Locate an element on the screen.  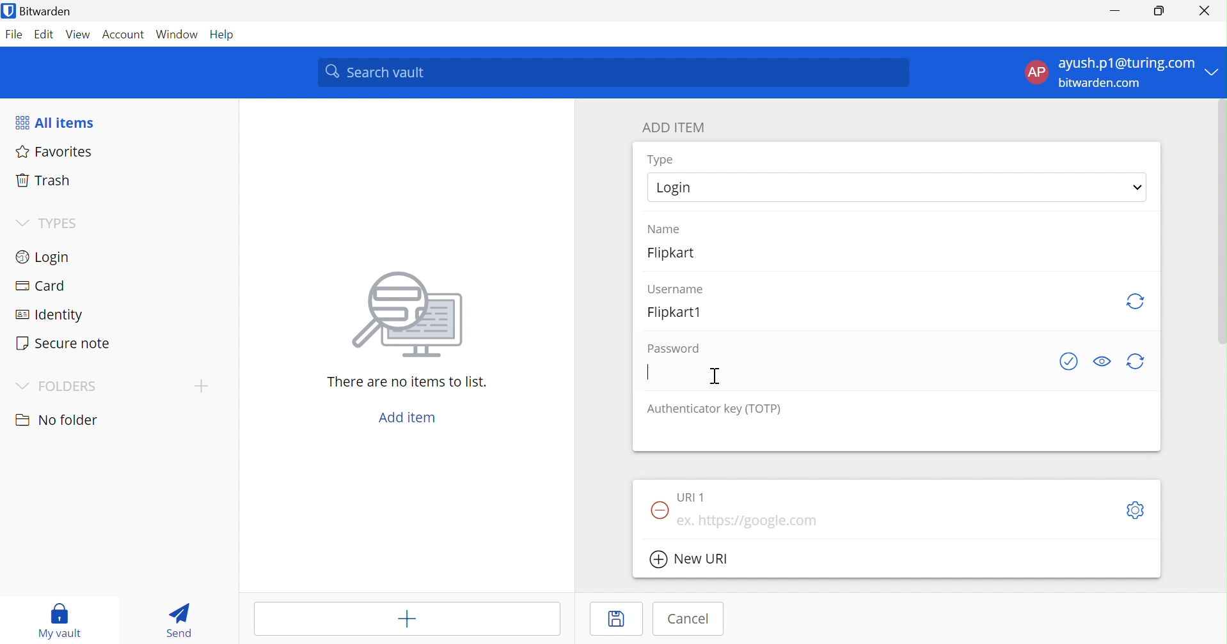
 is located at coordinates (657, 512).